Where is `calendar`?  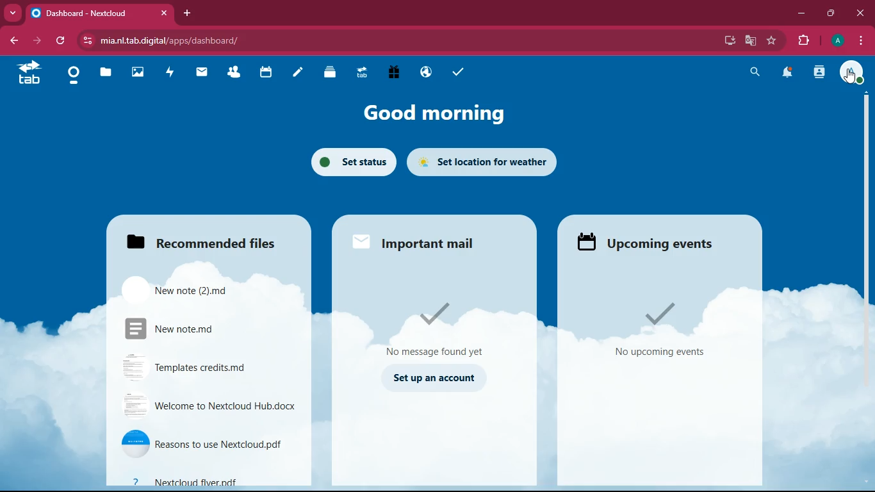 calendar is located at coordinates (266, 73).